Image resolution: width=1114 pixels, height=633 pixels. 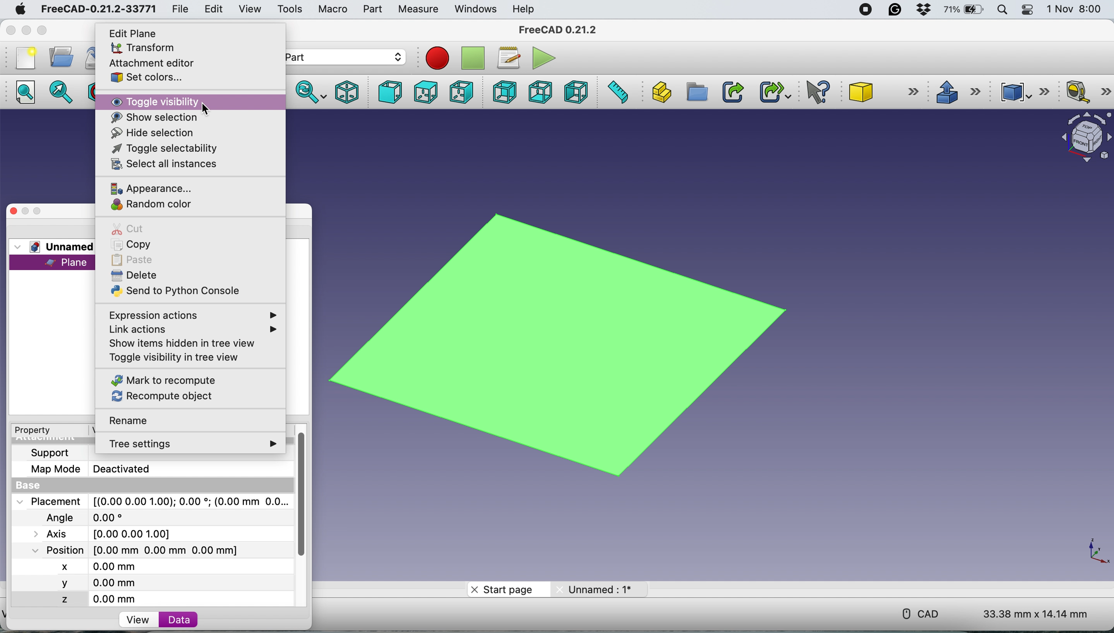 I want to click on recompute object, so click(x=164, y=396).